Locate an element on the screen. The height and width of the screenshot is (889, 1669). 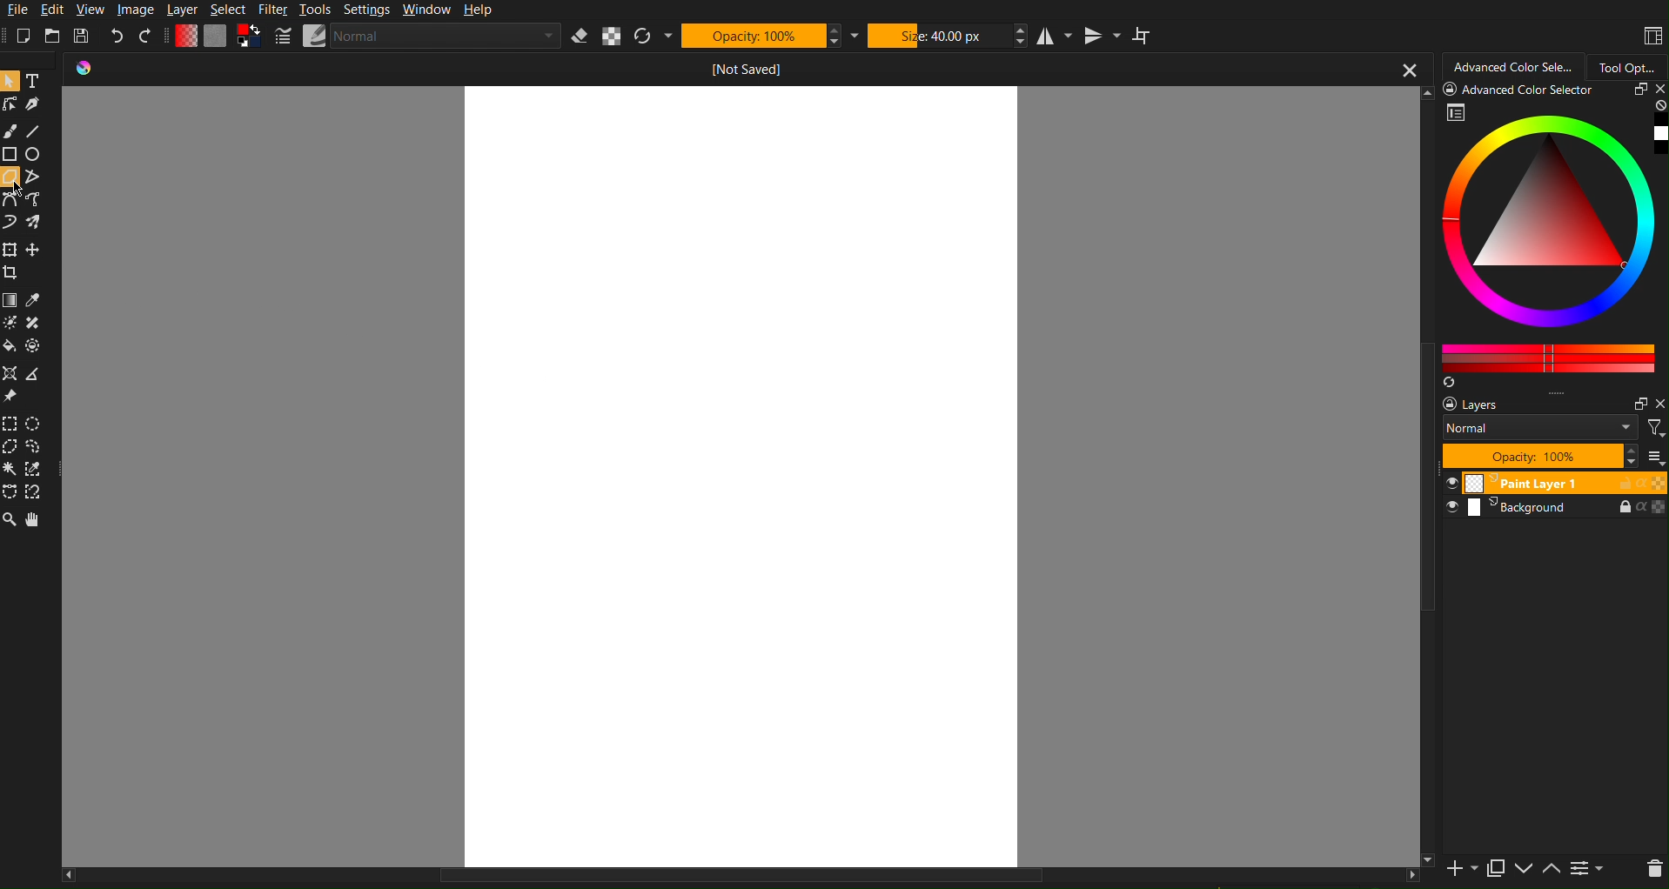
polygon tool is located at coordinates (11, 177).